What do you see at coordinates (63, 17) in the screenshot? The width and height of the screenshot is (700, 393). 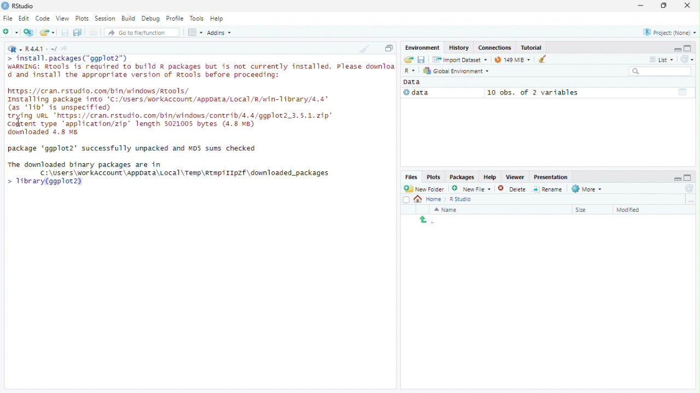 I see `View` at bounding box center [63, 17].